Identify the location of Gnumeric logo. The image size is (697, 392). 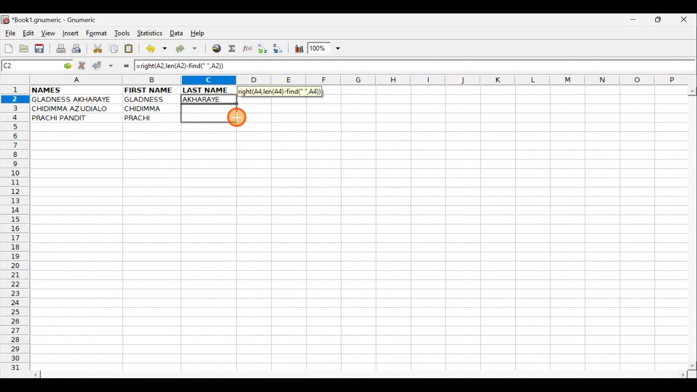
(5, 20).